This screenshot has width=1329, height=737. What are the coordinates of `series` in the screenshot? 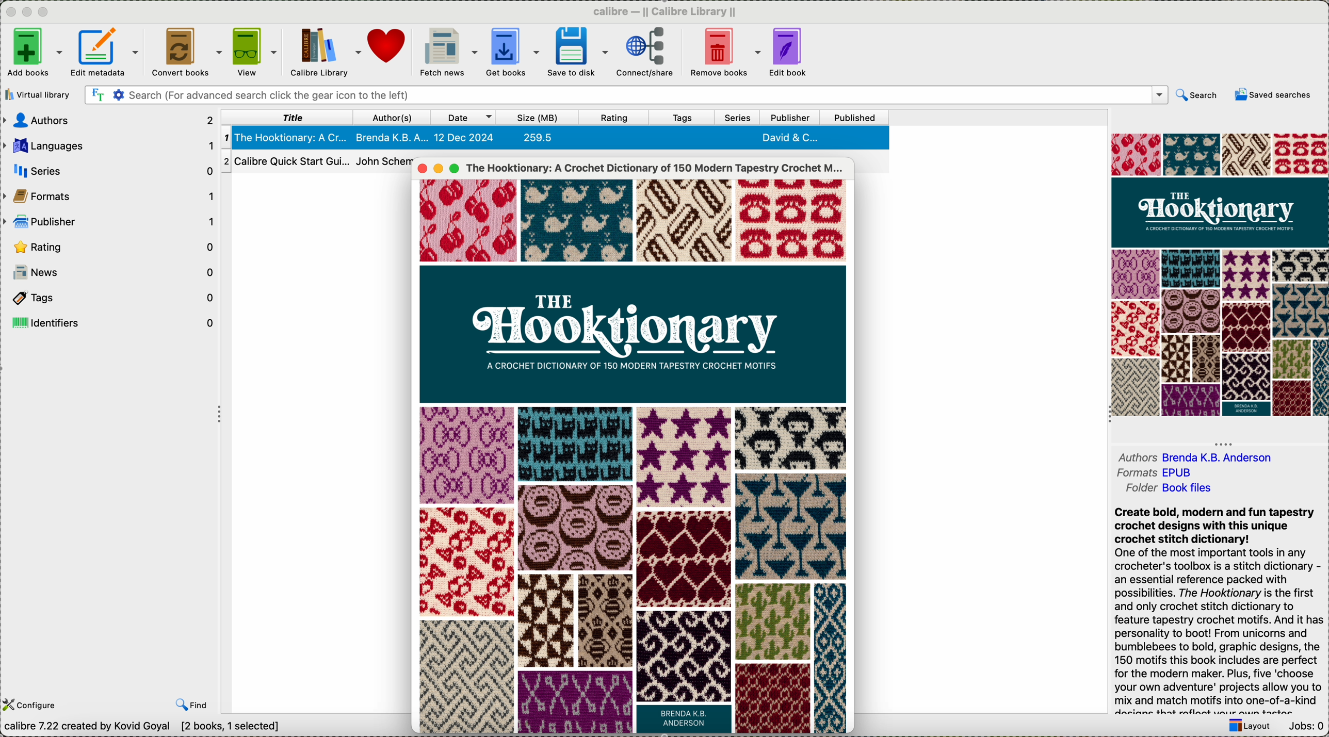 It's located at (738, 118).